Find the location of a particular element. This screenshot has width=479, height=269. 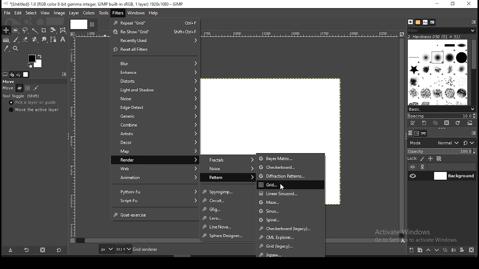

view is located at coordinates (45, 12).